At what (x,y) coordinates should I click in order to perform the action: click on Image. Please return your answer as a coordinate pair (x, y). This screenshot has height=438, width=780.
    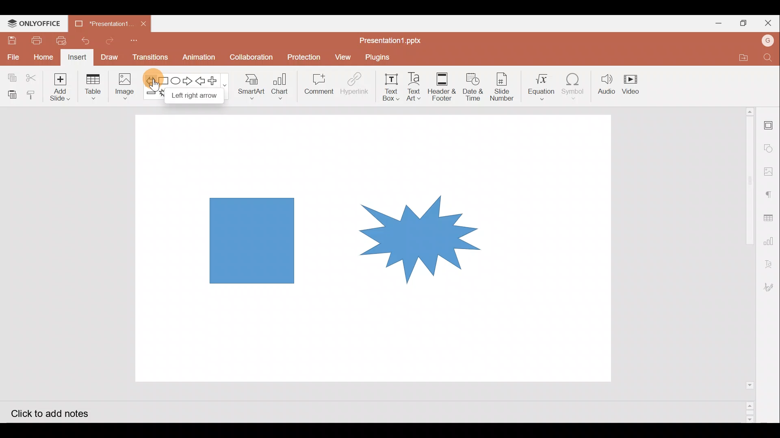
    Looking at the image, I should click on (125, 86).